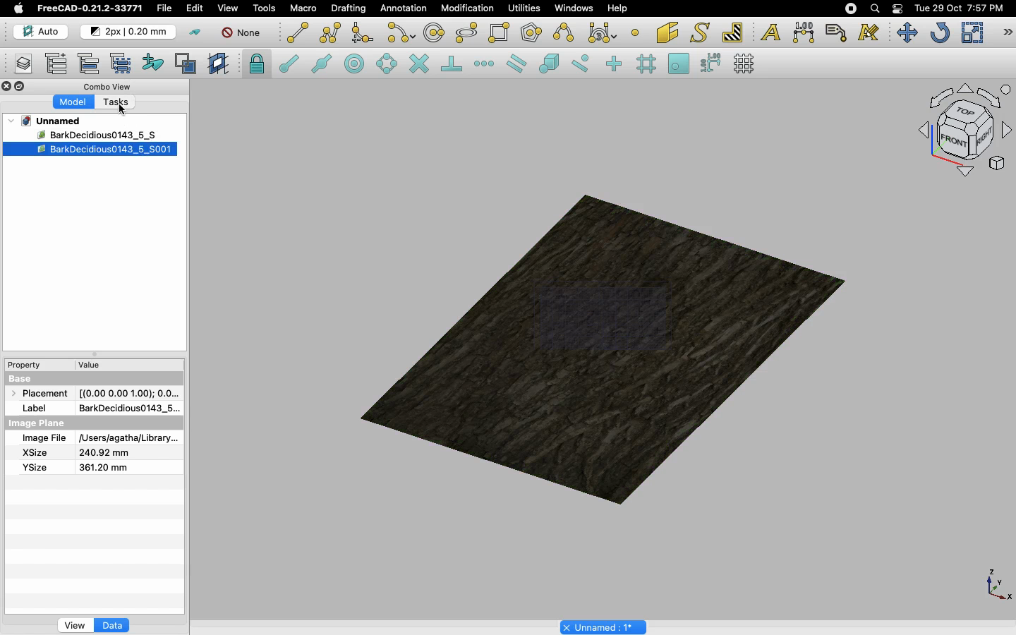  Describe the element at coordinates (454, 65) in the screenshot. I see `Snap perpendicular` at that location.